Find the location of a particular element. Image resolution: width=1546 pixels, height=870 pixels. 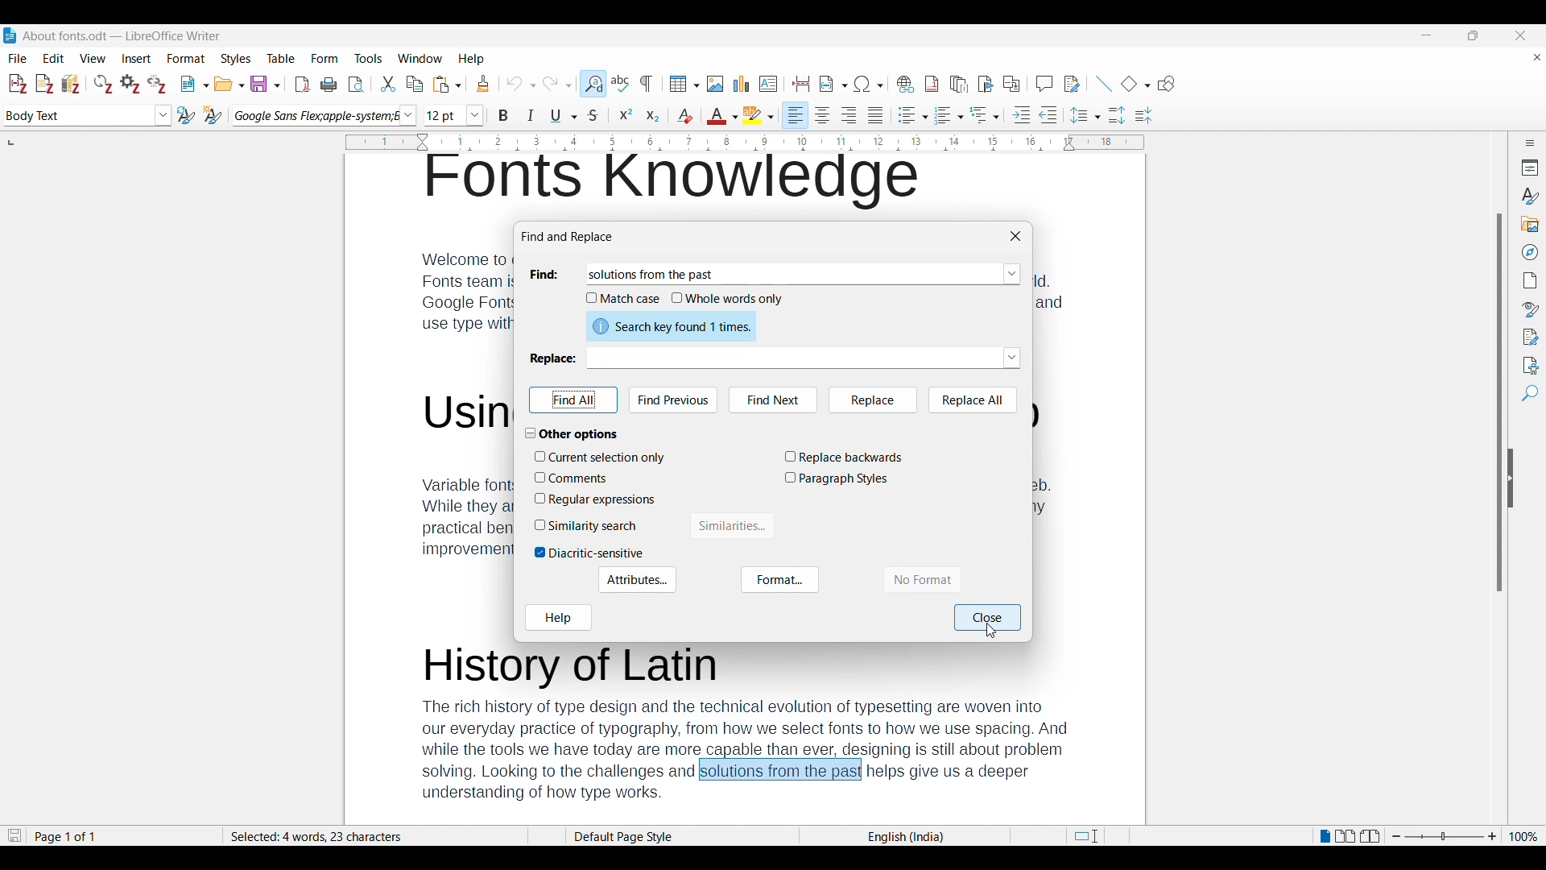

Attributes is located at coordinates (638, 580).